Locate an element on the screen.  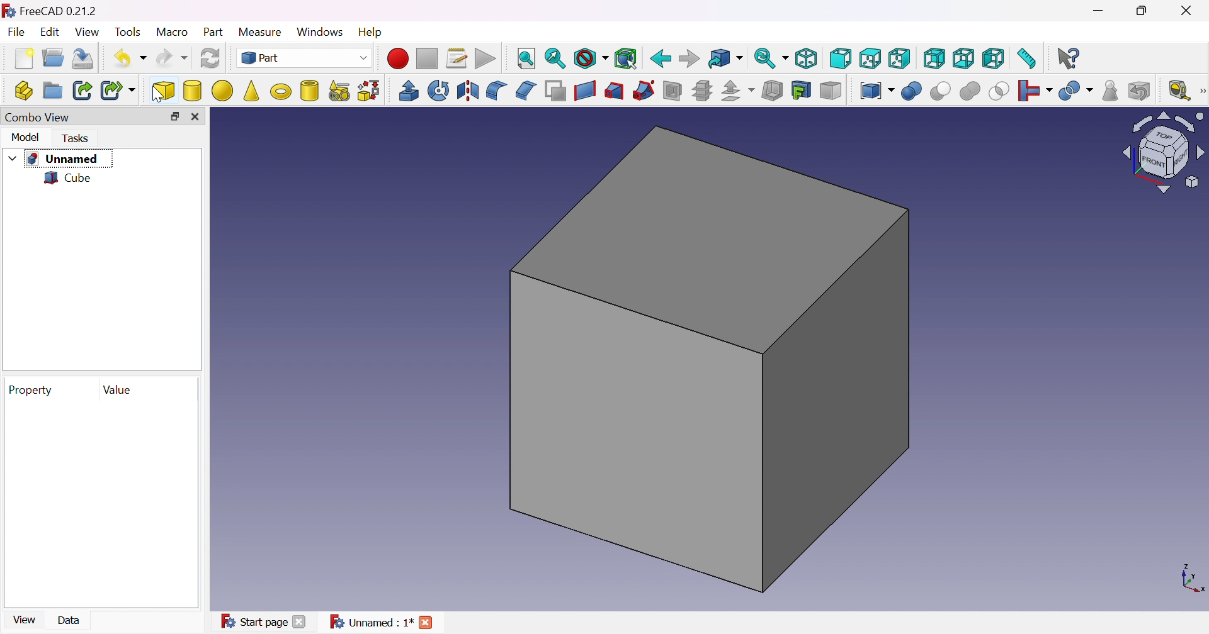
Check geometry is located at coordinates (1111, 91).